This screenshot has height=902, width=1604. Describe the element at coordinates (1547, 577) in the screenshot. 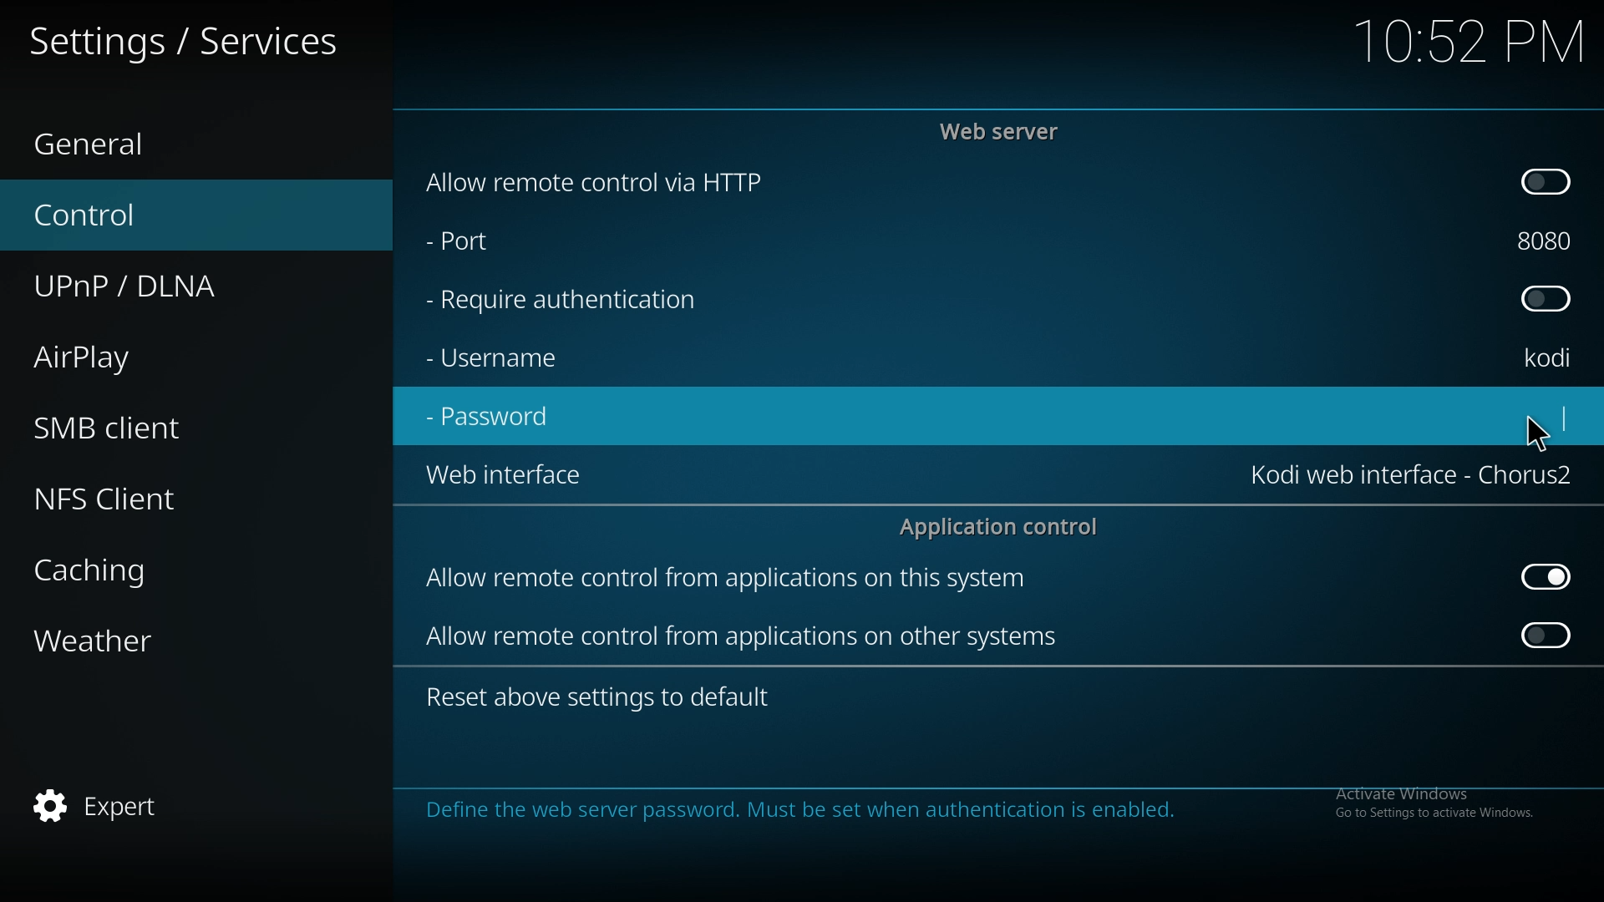

I see `toggle` at that location.